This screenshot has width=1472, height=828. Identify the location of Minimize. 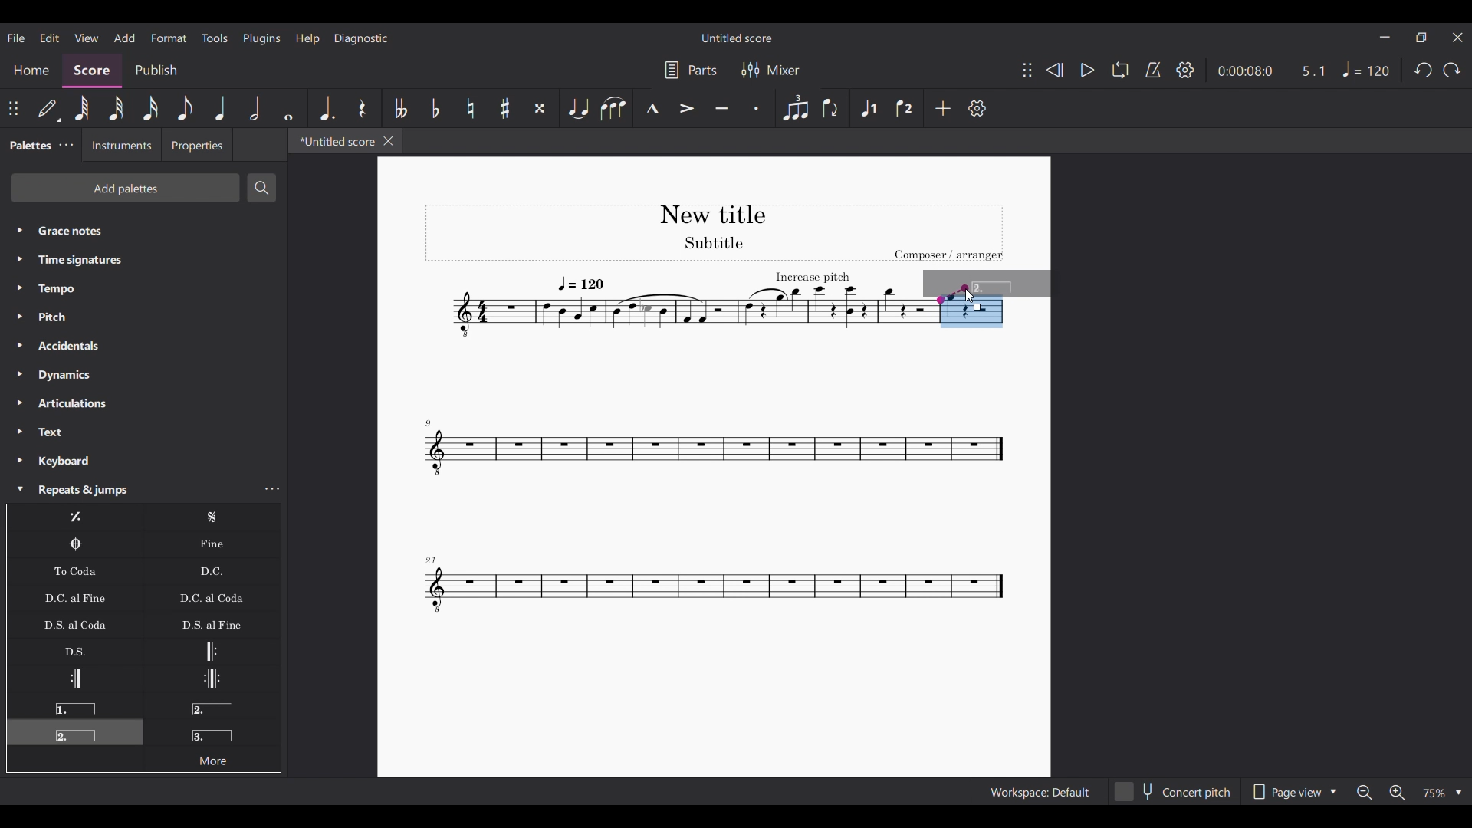
(1385, 37).